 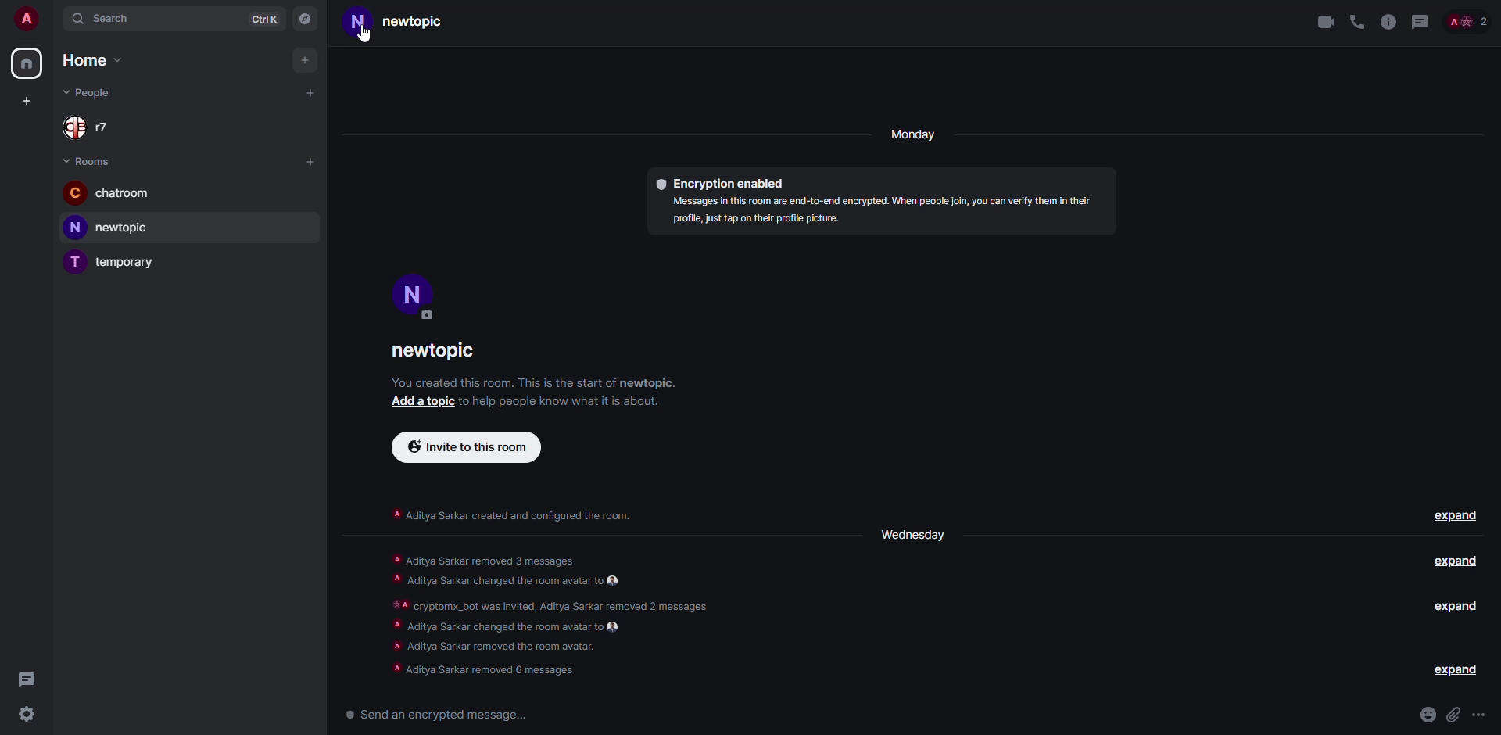 I want to click on expand, so click(x=1454, y=670).